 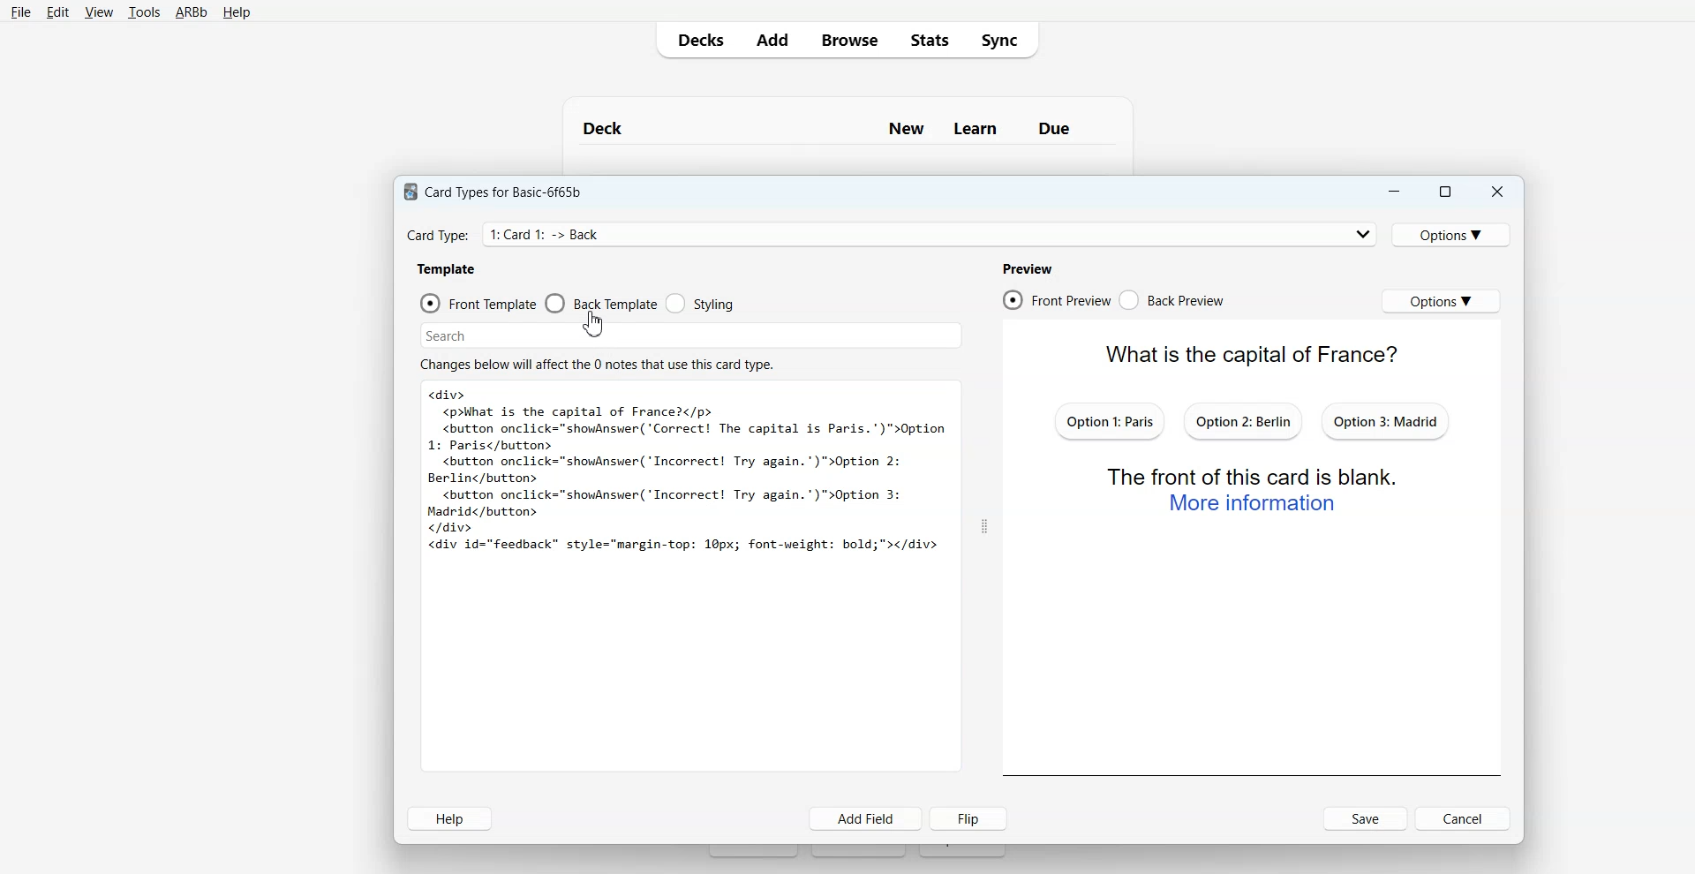 What do you see at coordinates (1171, 299) in the screenshot?
I see `Back Preview` at bounding box center [1171, 299].